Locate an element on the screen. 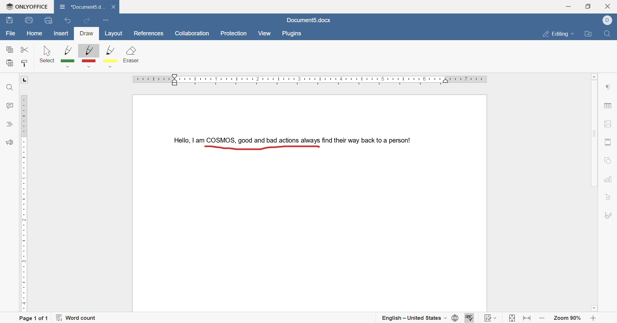 The image size is (617, 323). close is located at coordinates (610, 5).